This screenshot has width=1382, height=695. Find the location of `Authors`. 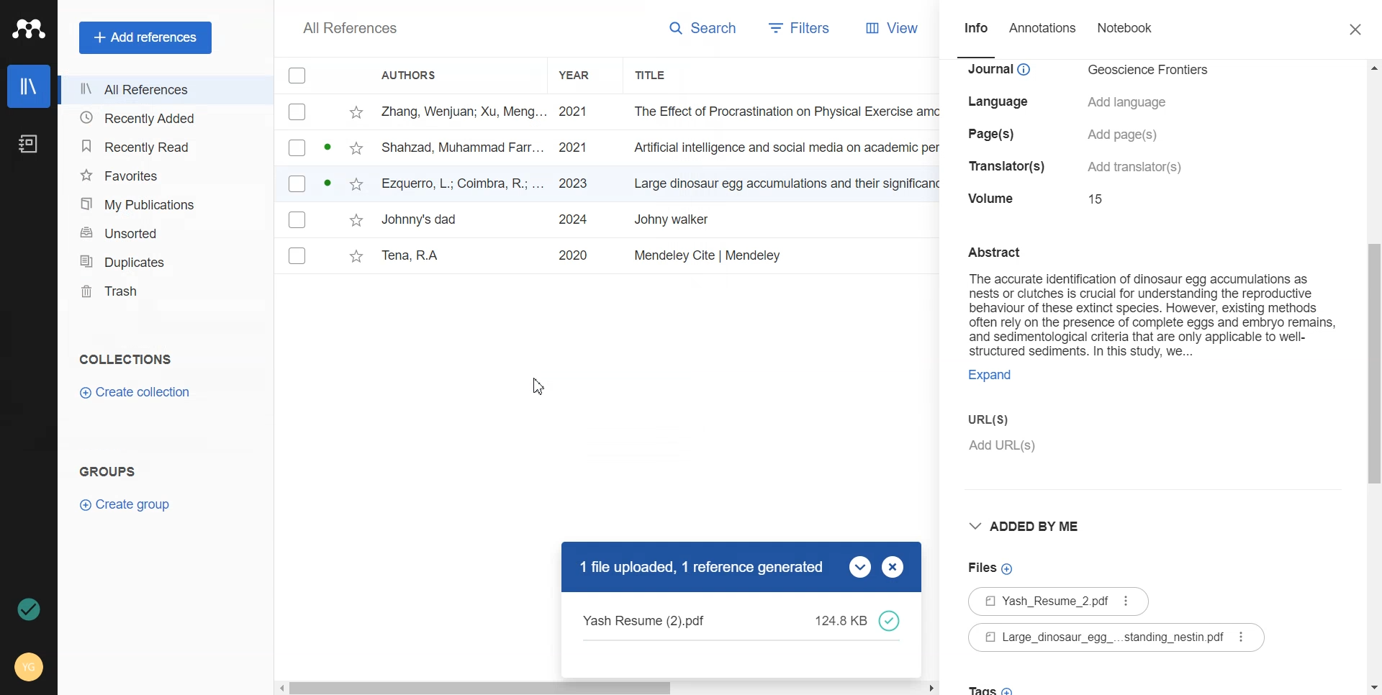

Authors is located at coordinates (416, 74).